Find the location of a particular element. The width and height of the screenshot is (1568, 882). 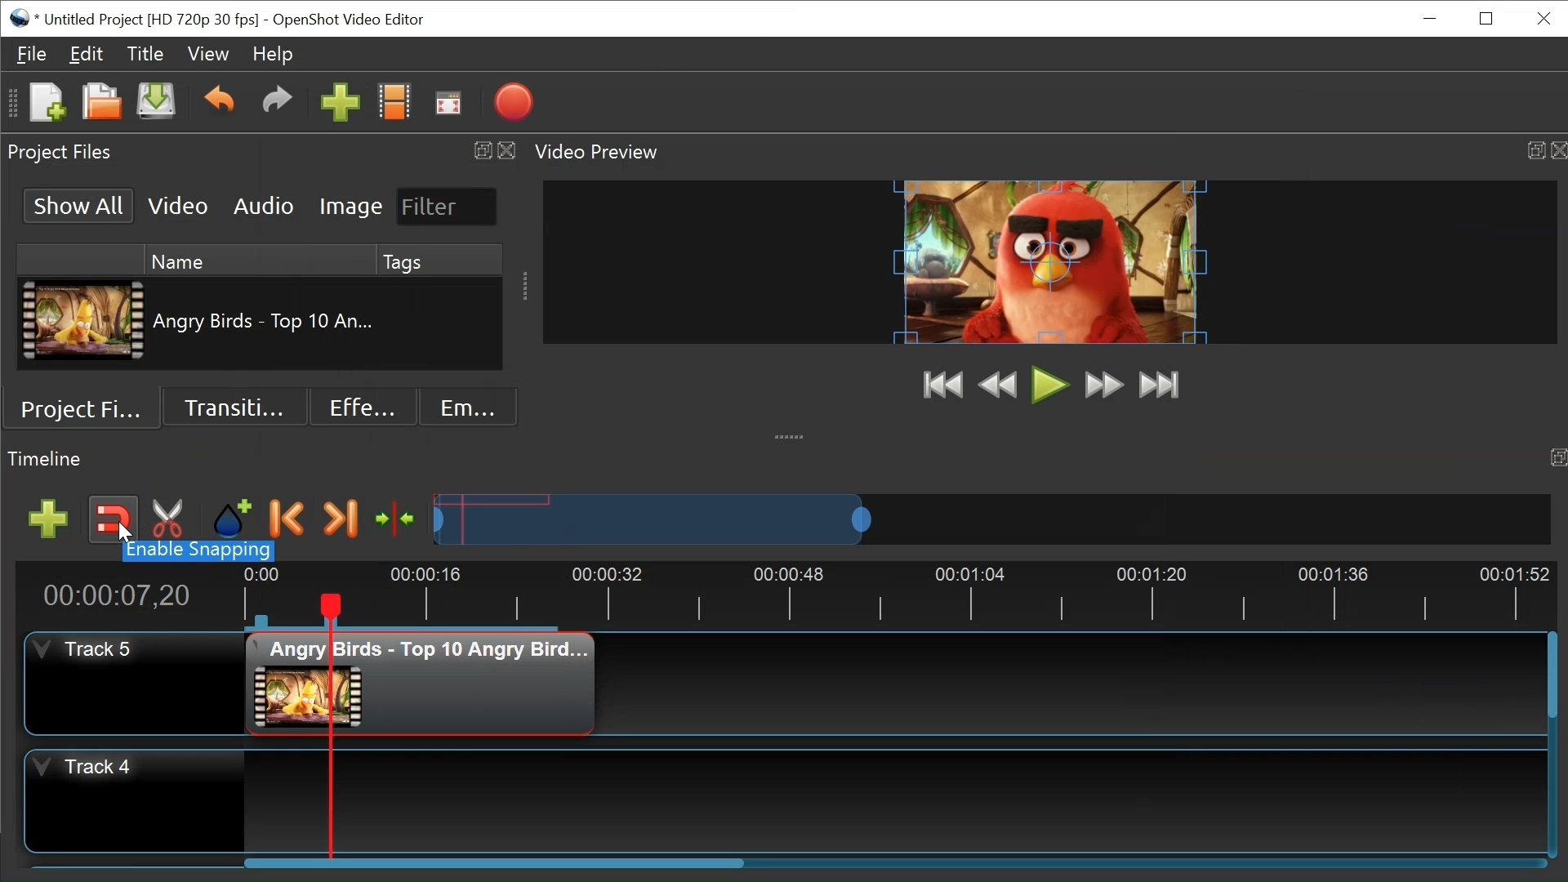

Effects is located at coordinates (364, 407).